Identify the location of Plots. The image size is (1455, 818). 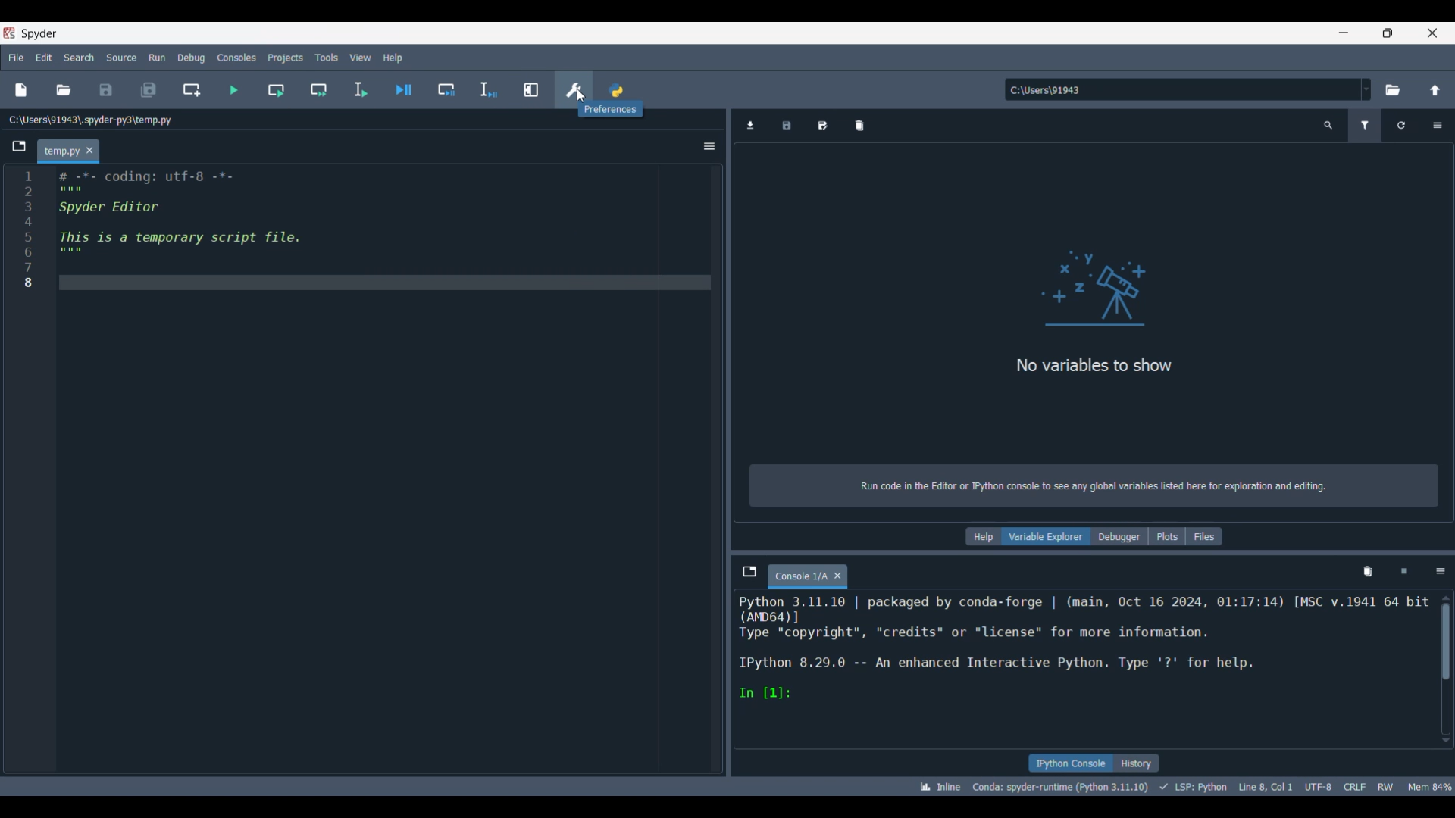
(1167, 536).